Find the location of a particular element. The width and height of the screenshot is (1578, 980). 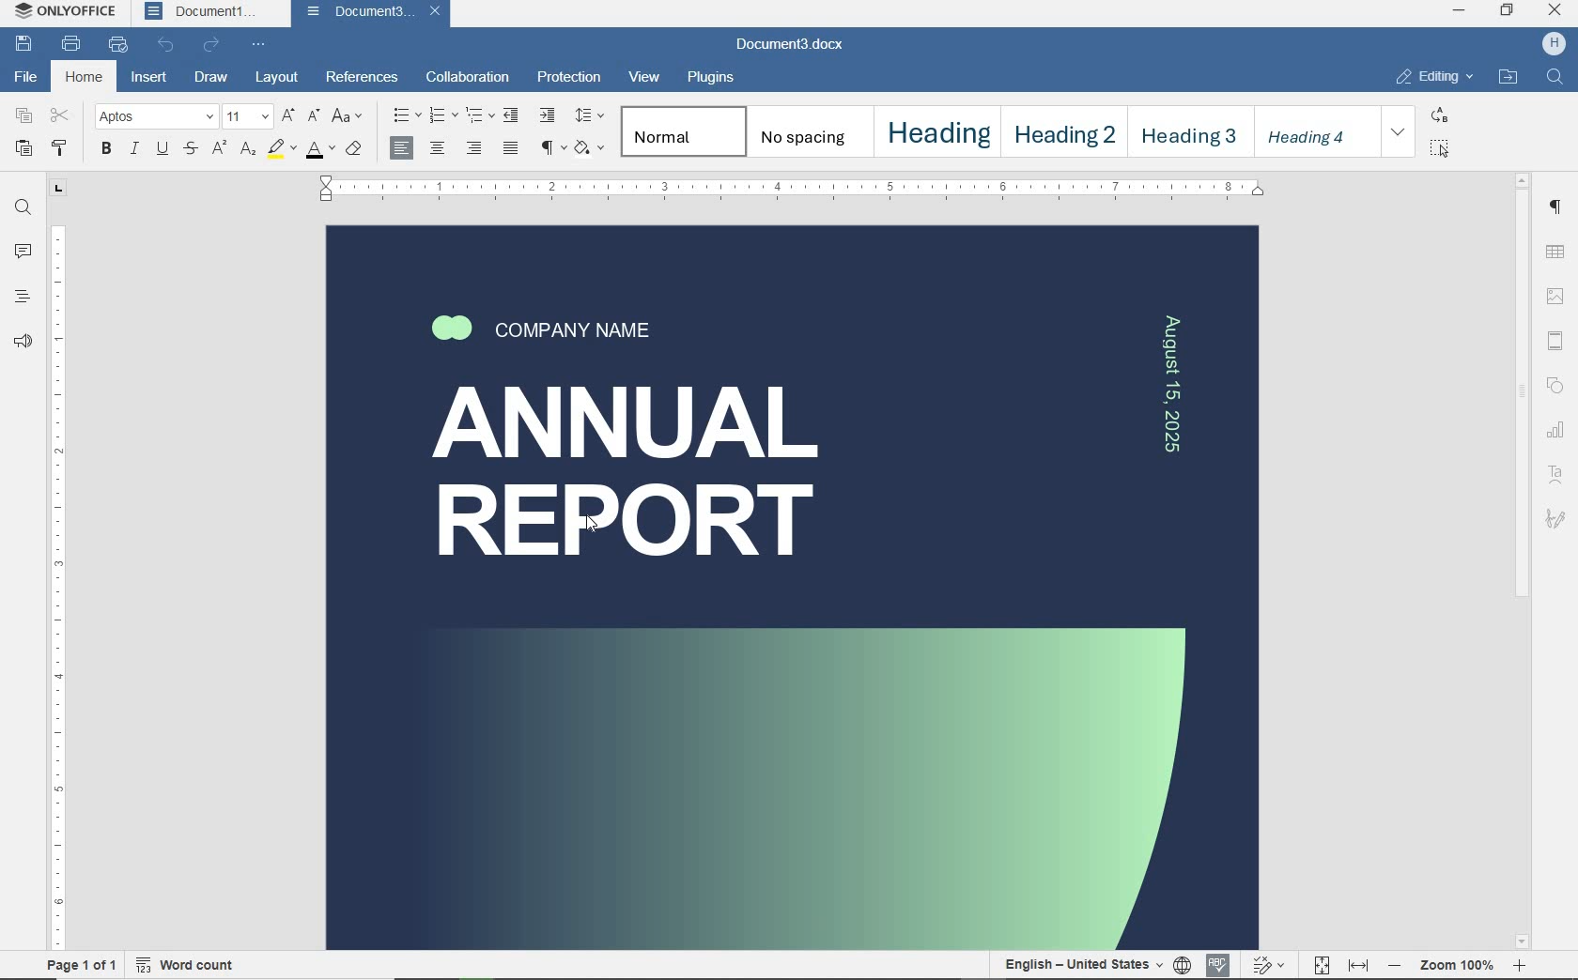

change case is located at coordinates (348, 116).